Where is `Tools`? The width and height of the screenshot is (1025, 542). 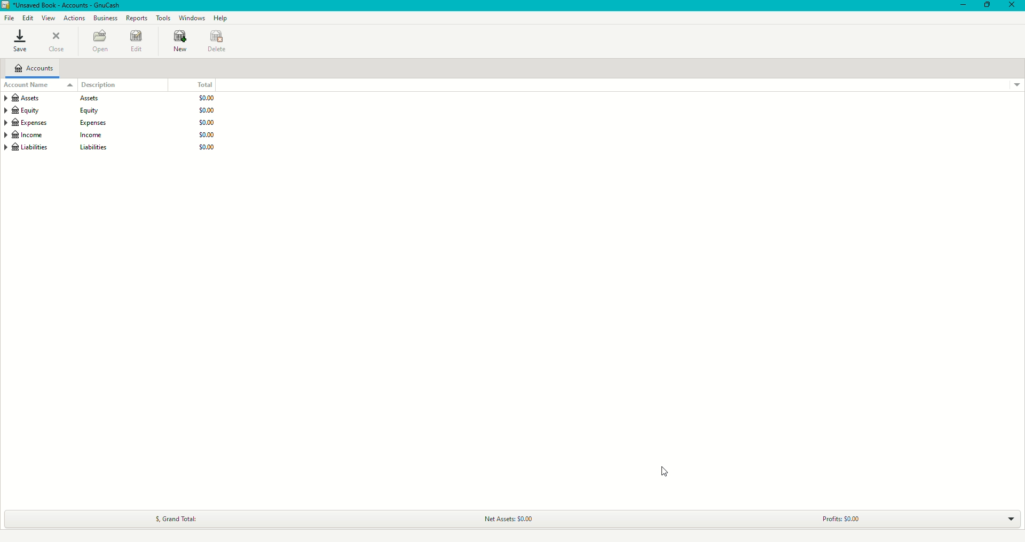
Tools is located at coordinates (162, 18).